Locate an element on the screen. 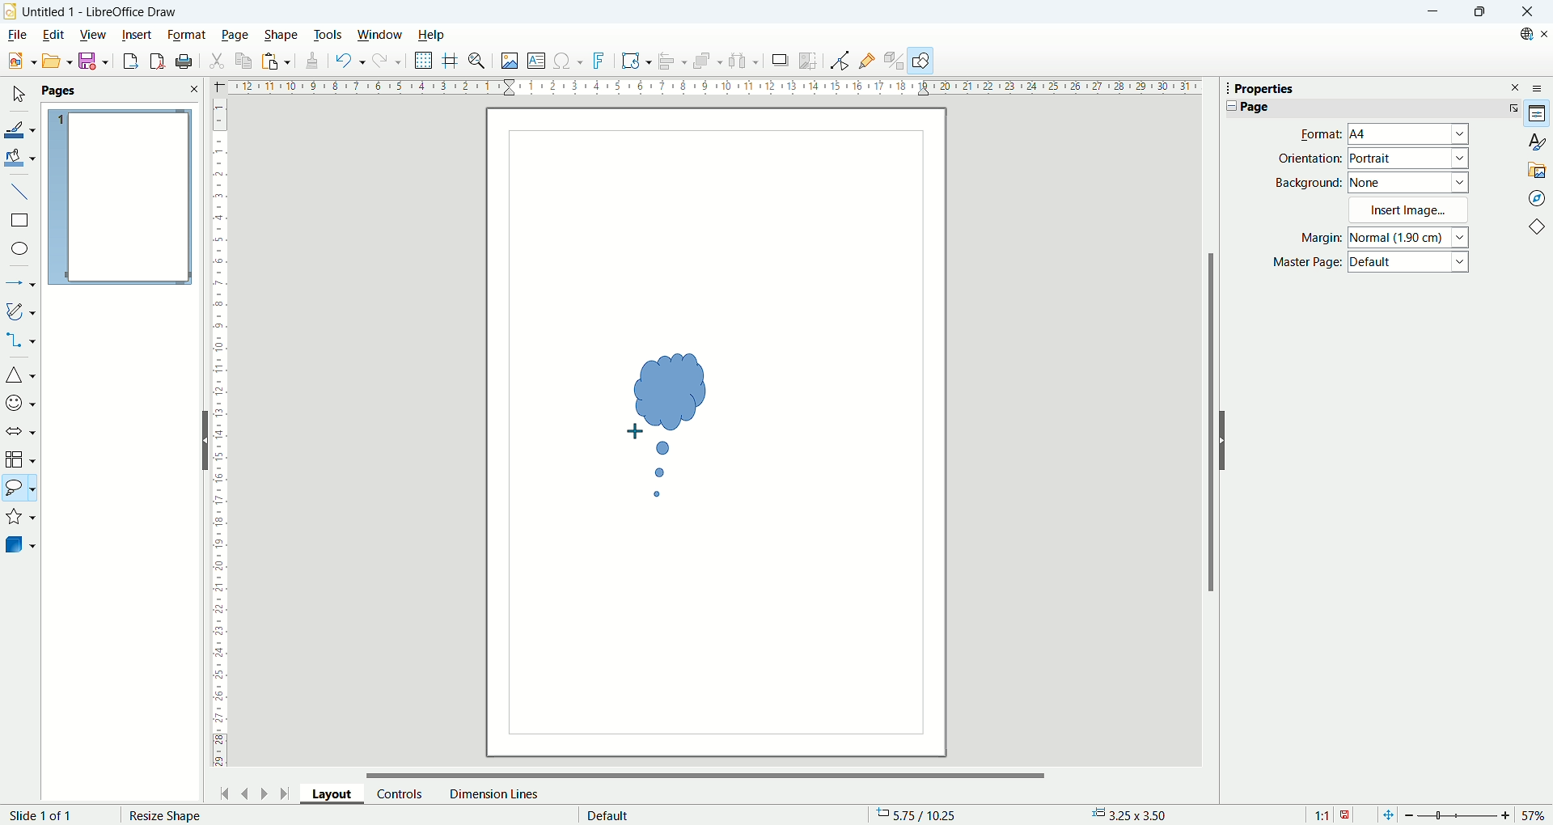 The height and width of the screenshot is (825, 1553). export is located at coordinates (126, 61).